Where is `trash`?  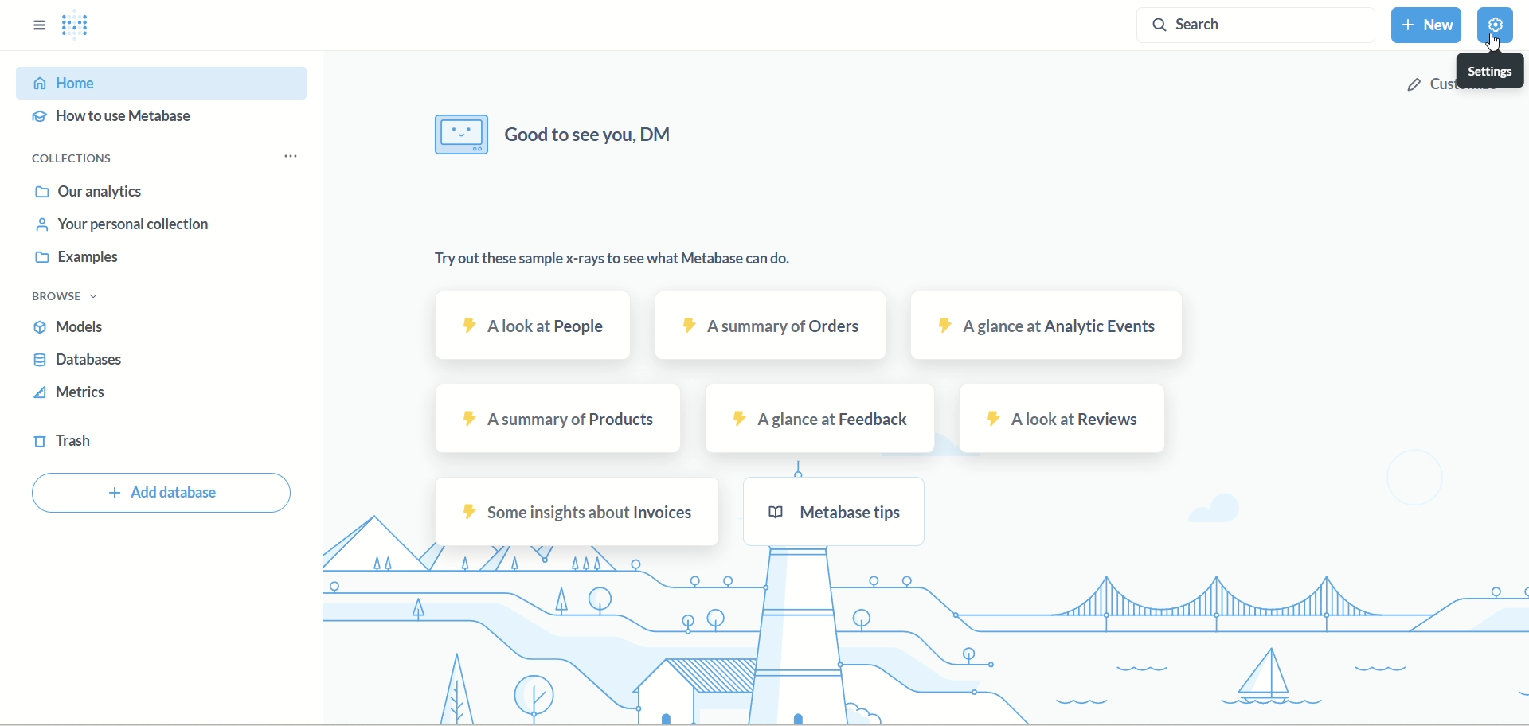
trash is located at coordinates (64, 444).